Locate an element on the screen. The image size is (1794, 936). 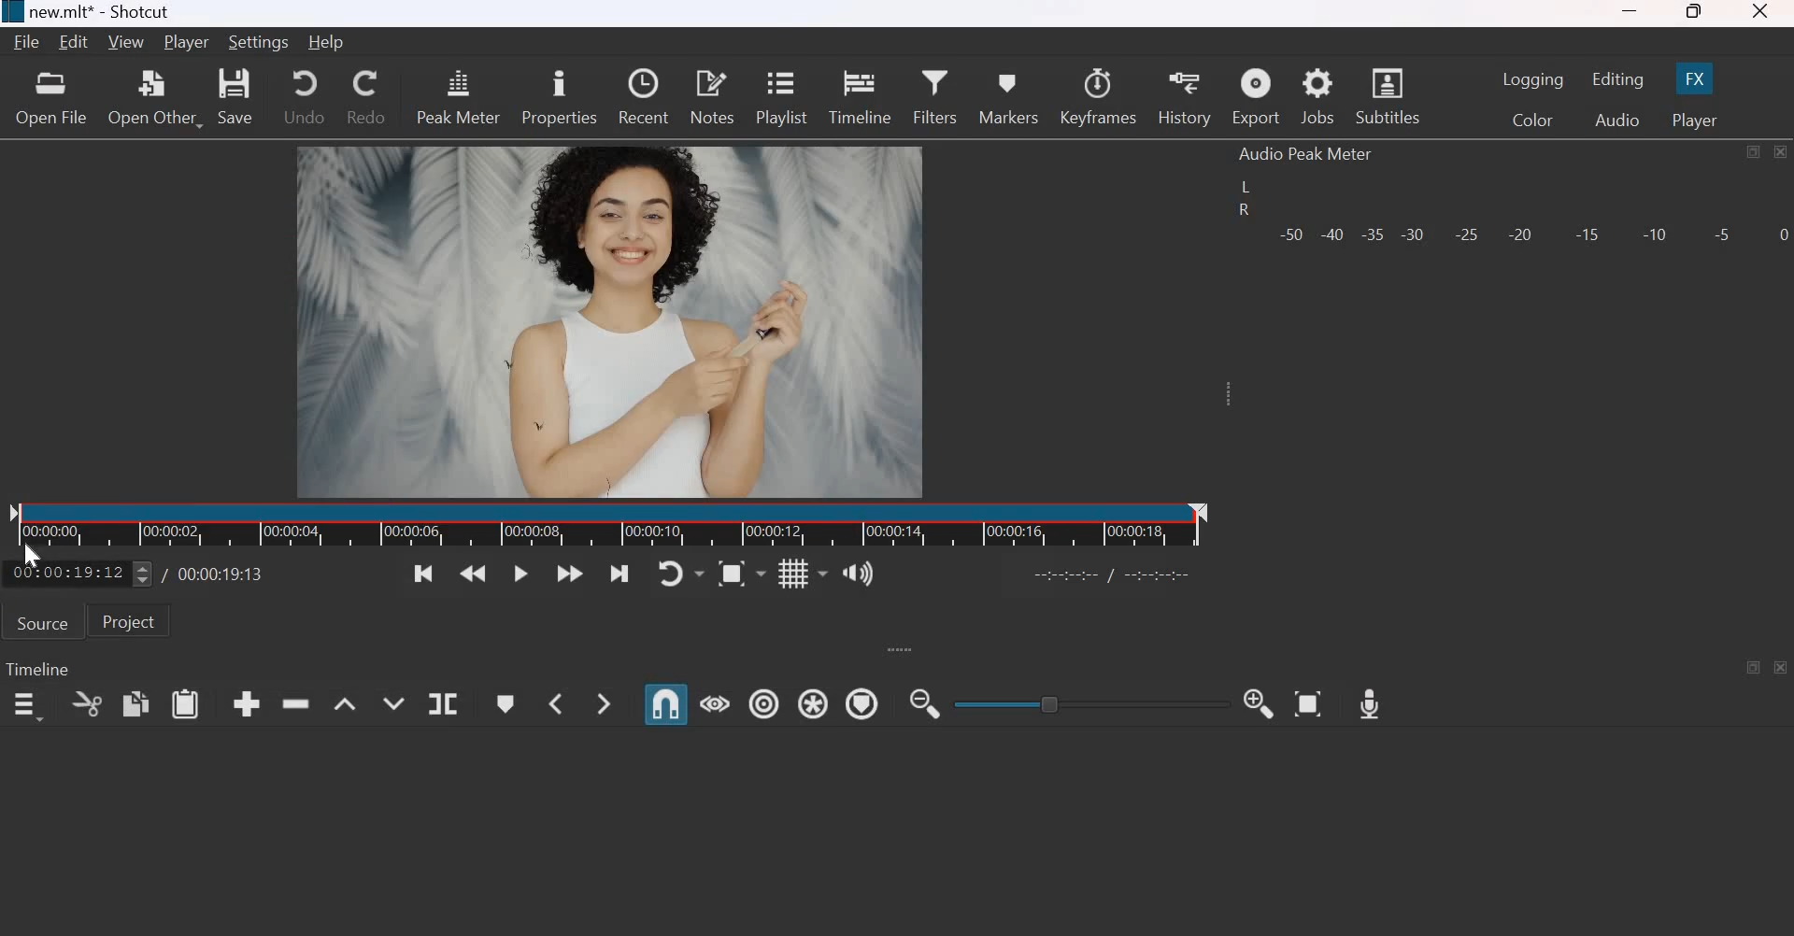
Ripple is located at coordinates (764, 701).